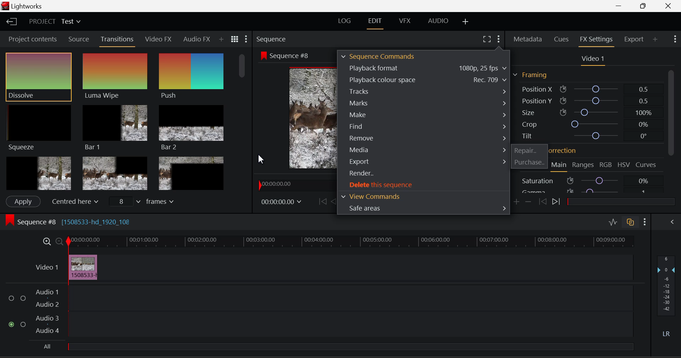 Image resolution: width=681 pixels, height=358 pixels. I want to click on Application Assistant Tip, so click(592, 133).